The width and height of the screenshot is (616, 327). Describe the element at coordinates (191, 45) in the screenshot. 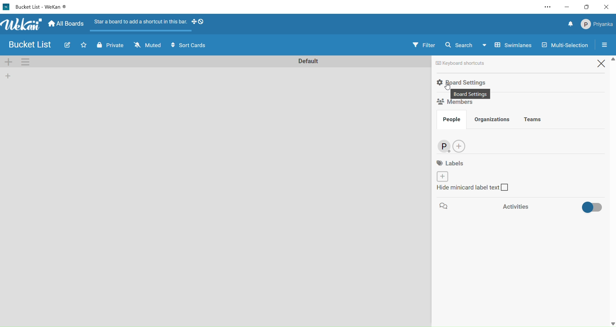

I see `sort cards` at that location.